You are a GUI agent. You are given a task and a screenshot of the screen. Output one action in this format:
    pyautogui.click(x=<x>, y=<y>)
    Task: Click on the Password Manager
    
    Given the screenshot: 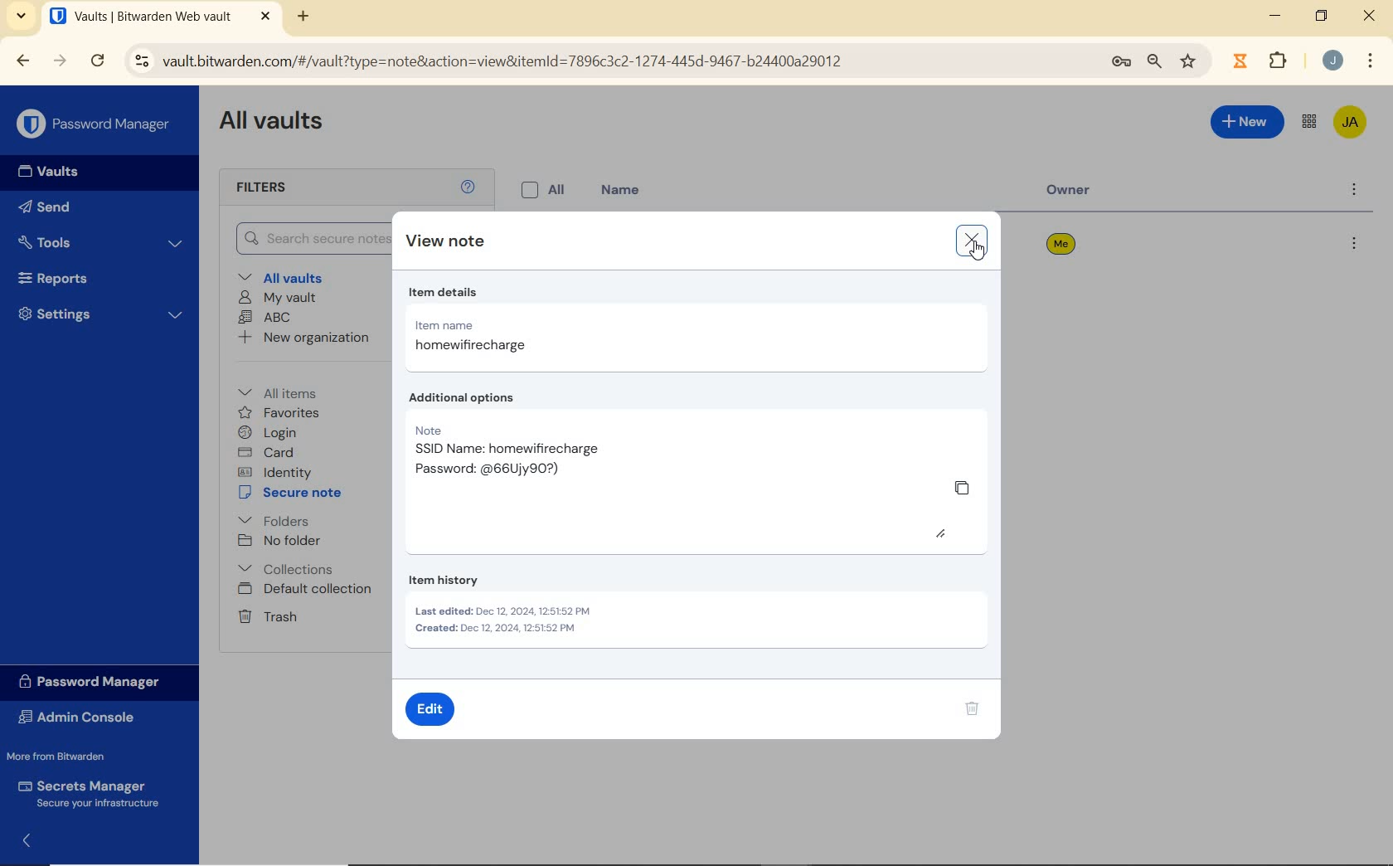 What is the action you would take?
    pyautogui.click(x=95, y=124)
    